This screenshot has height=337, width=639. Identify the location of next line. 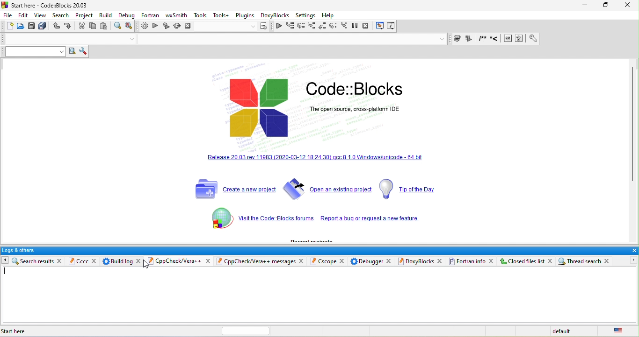
(300, 26).